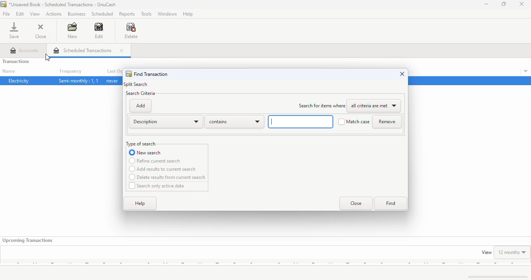 The width and height of the screenshot is (531, 280). Describe the element at coordinates (70, 72) in the screenshot. I see `frequency` at that location.